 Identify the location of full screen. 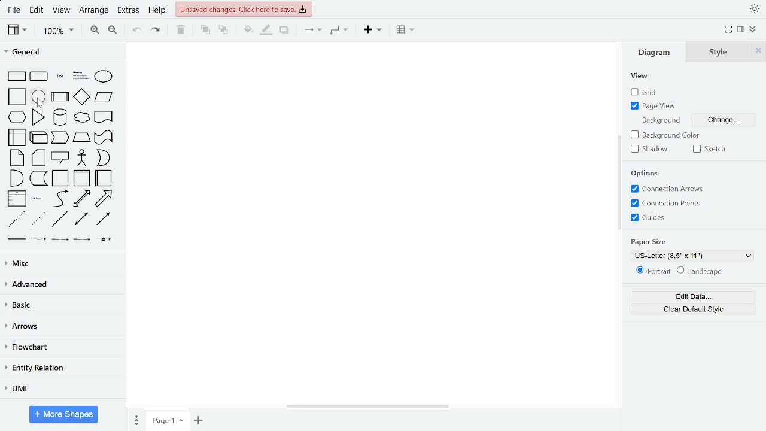
(728, 29).